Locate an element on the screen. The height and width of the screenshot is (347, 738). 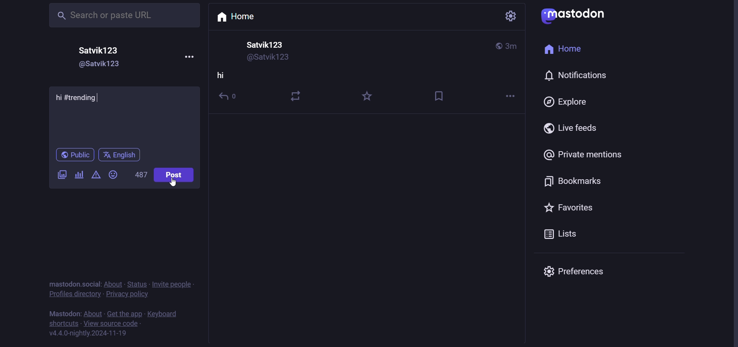
image/video is located at coordinates (62, 175).